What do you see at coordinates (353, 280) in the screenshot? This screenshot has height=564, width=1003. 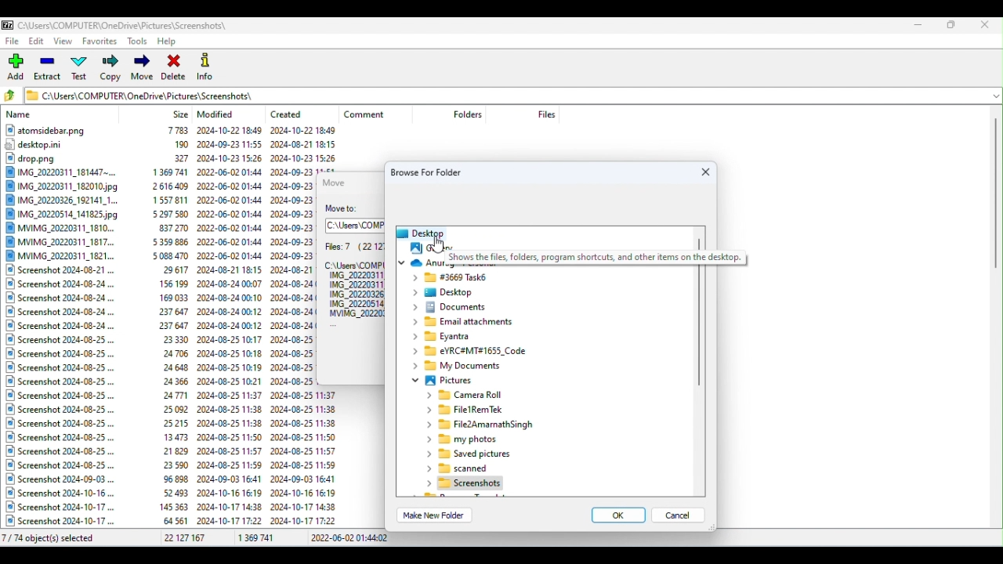 I see `Files` at bounding box center [353, 280].